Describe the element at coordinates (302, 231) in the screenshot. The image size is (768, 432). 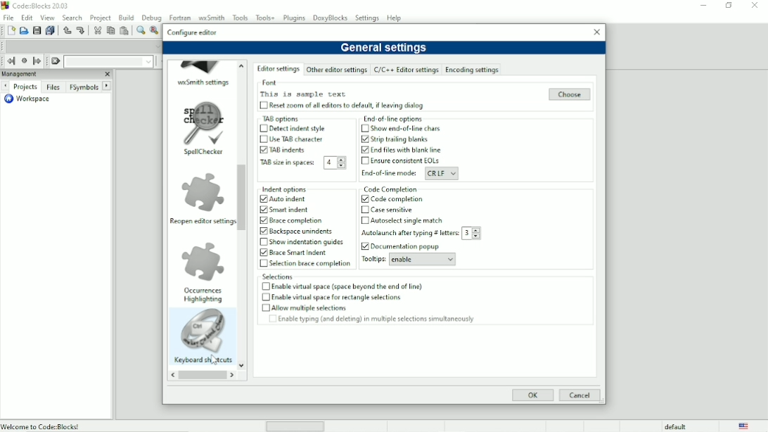
I see `Backspace urindents` at that location.